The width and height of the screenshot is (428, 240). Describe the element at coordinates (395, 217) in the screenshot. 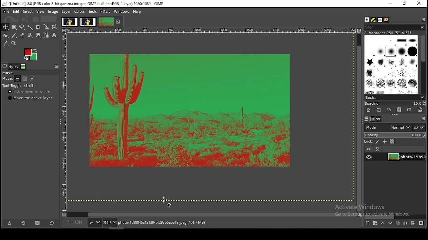

I see `scroll bar` at that location.